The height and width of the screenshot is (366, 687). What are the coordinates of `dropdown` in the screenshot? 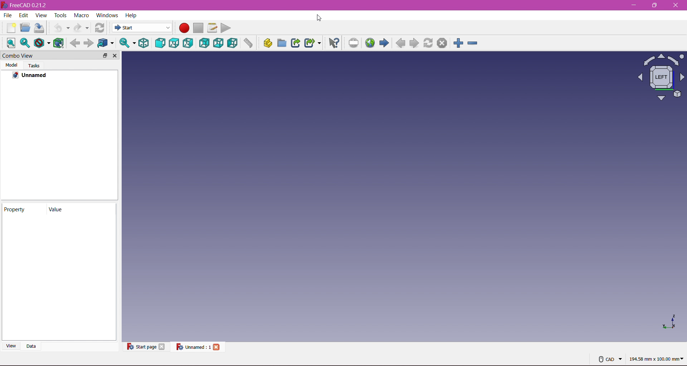 It's located at (169, 28).